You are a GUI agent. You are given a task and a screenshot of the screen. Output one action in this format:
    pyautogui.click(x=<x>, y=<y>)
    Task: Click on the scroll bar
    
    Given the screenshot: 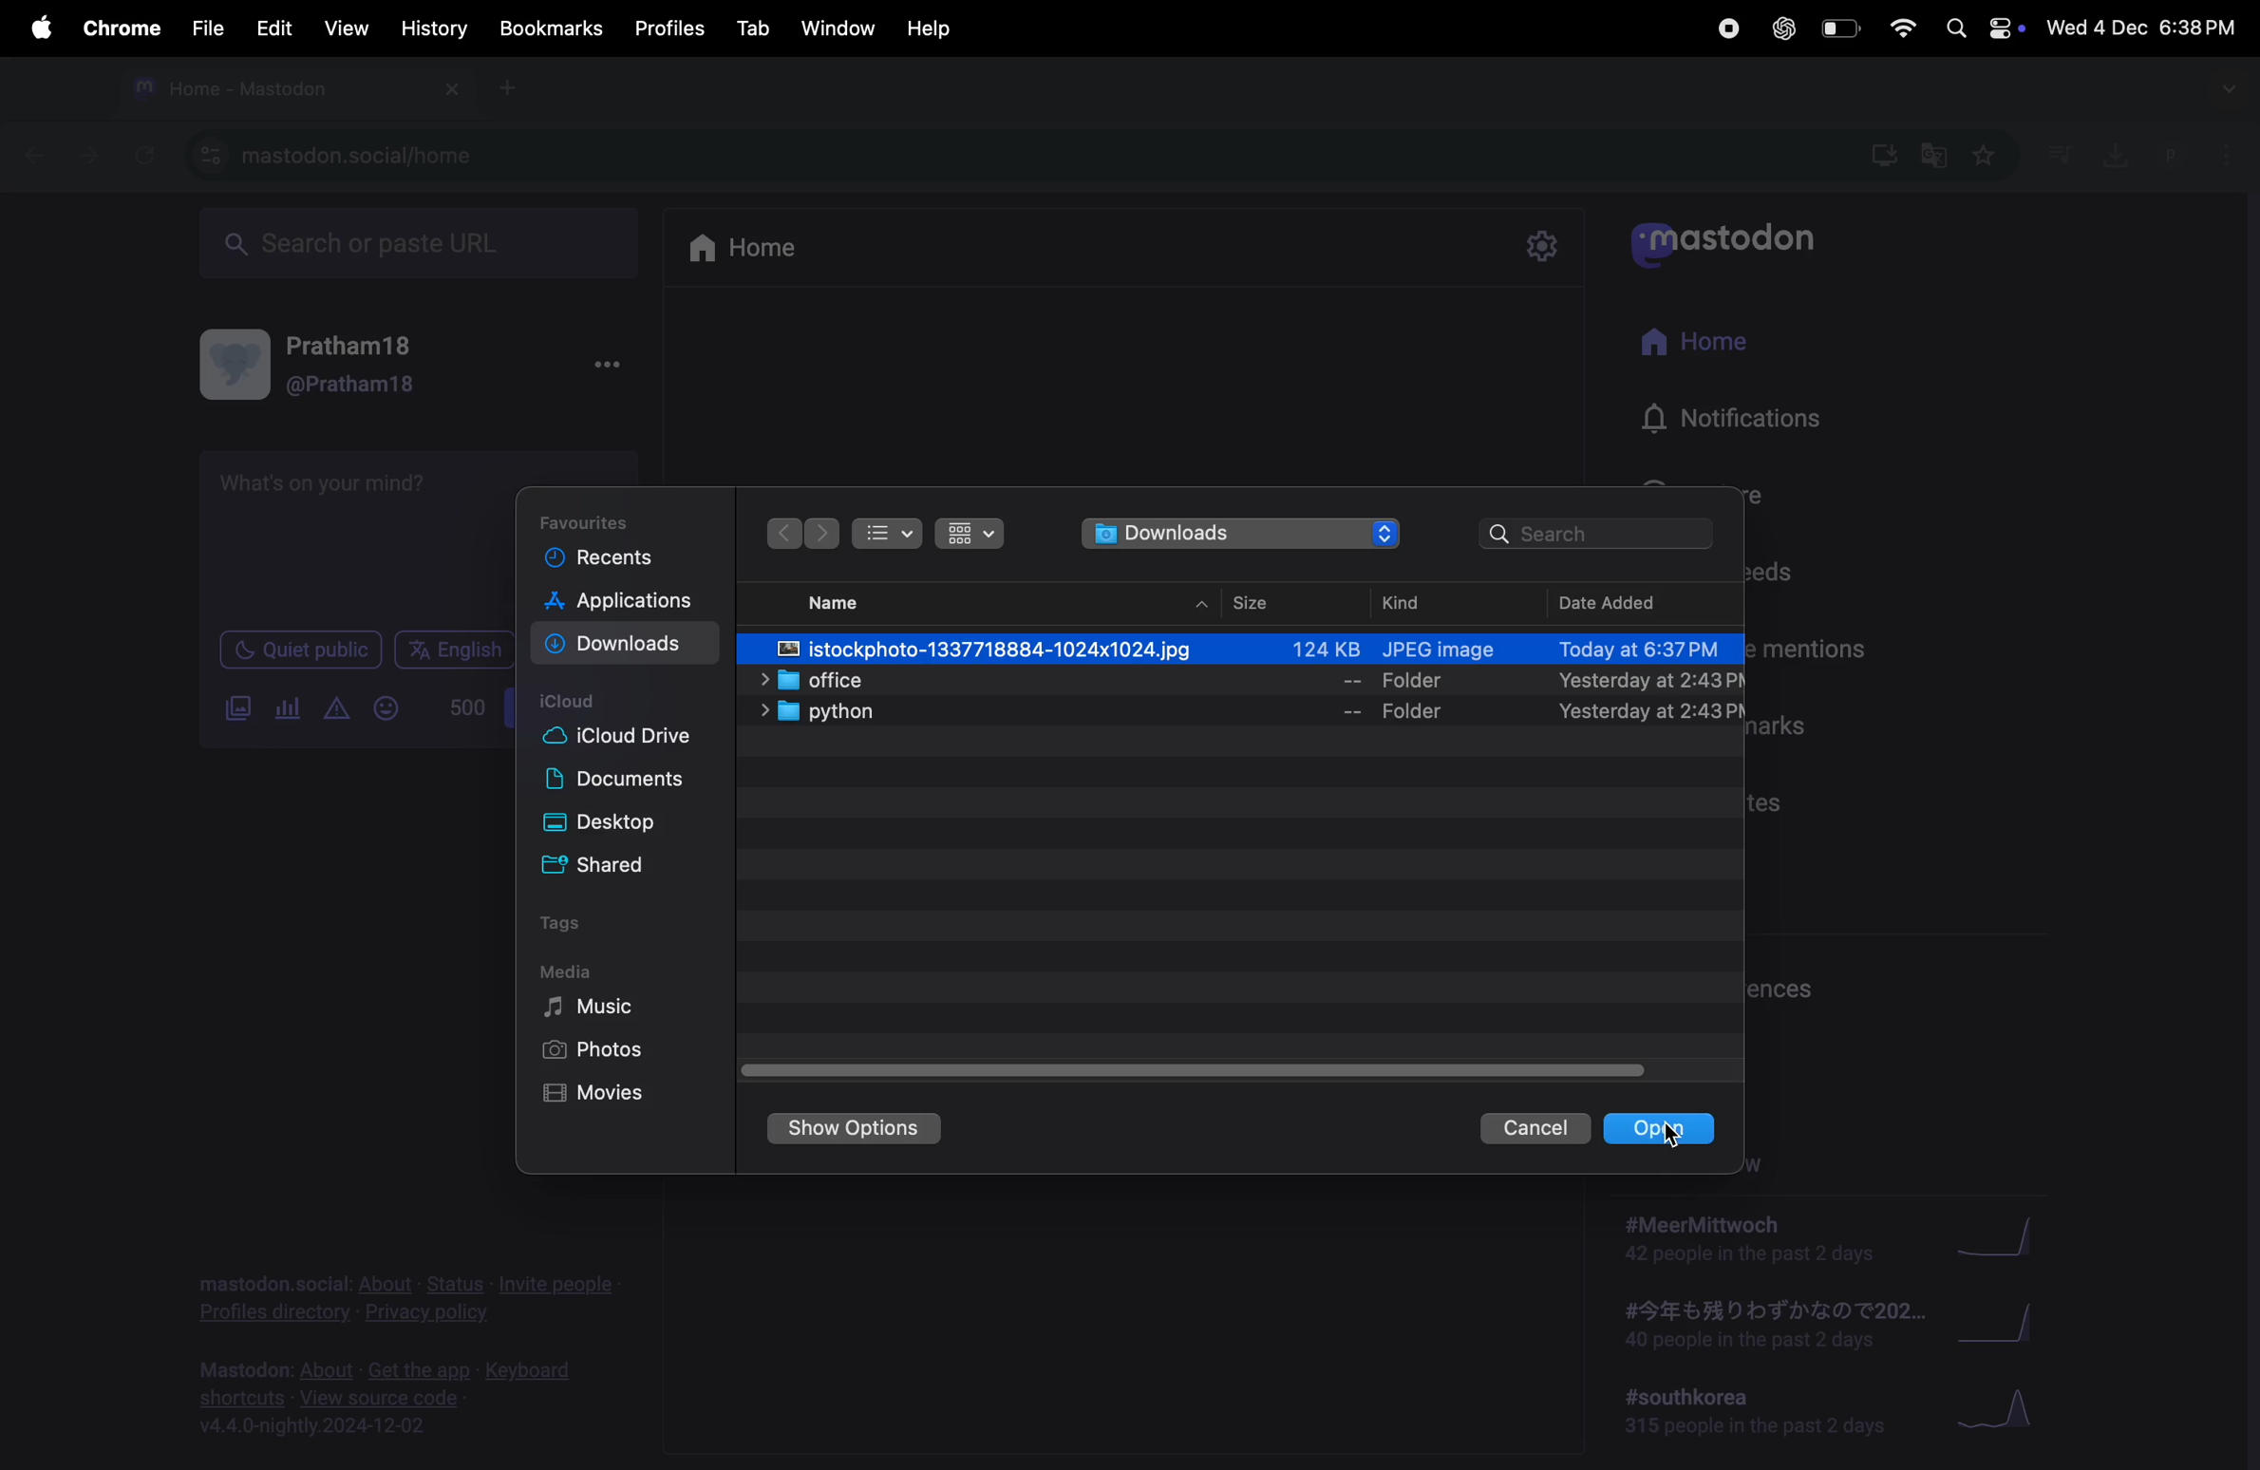 What is the action you would take?
    pyautogui.click(x=1186, y=1066)
    